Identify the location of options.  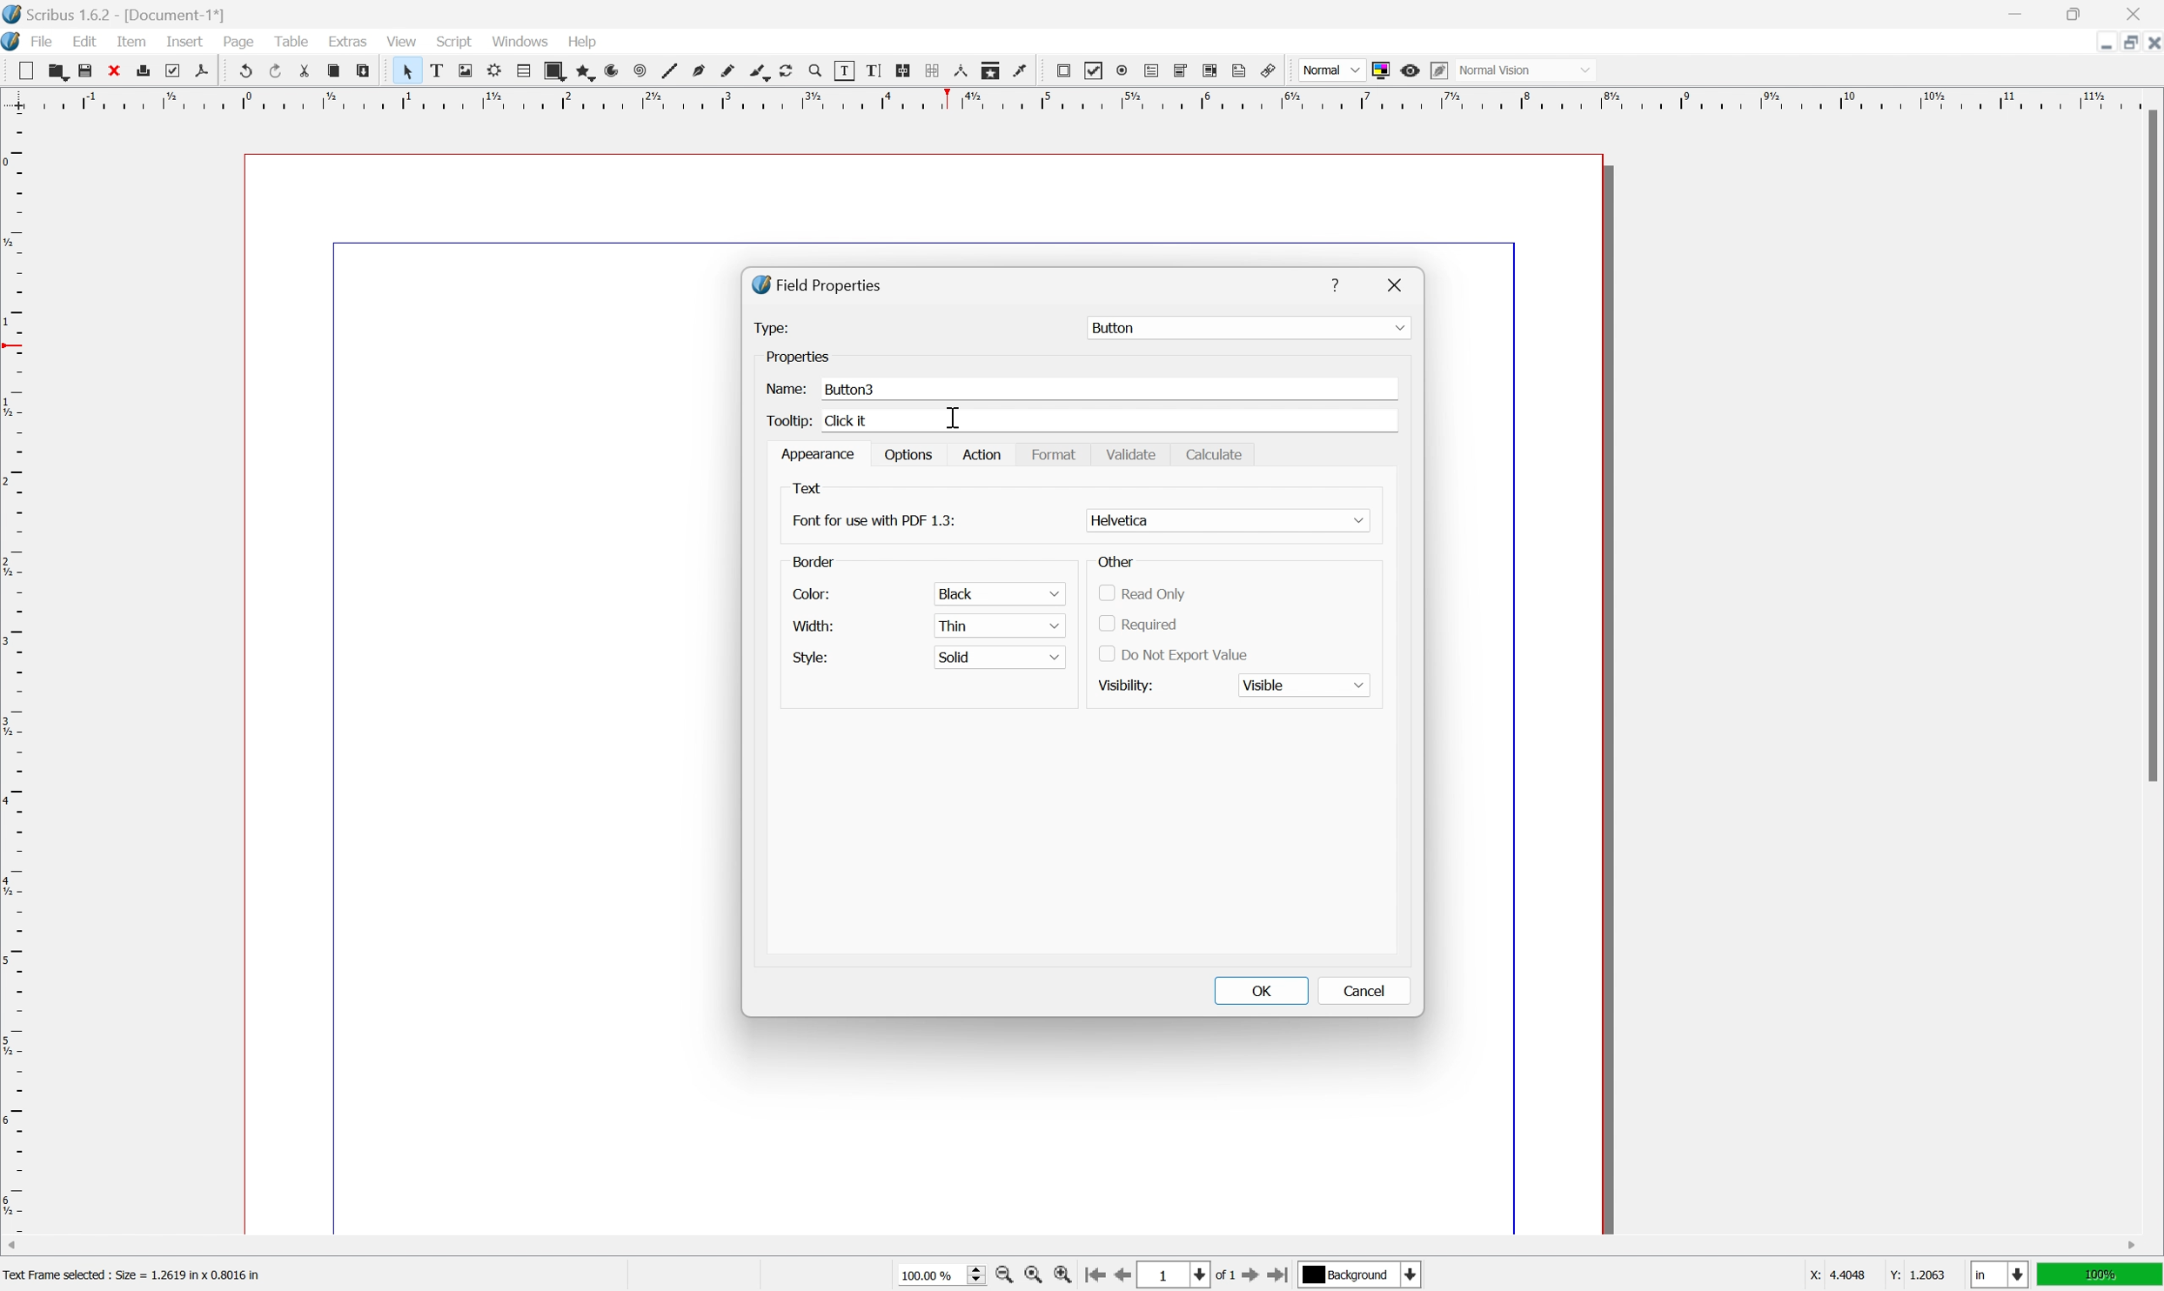
(908, 455).